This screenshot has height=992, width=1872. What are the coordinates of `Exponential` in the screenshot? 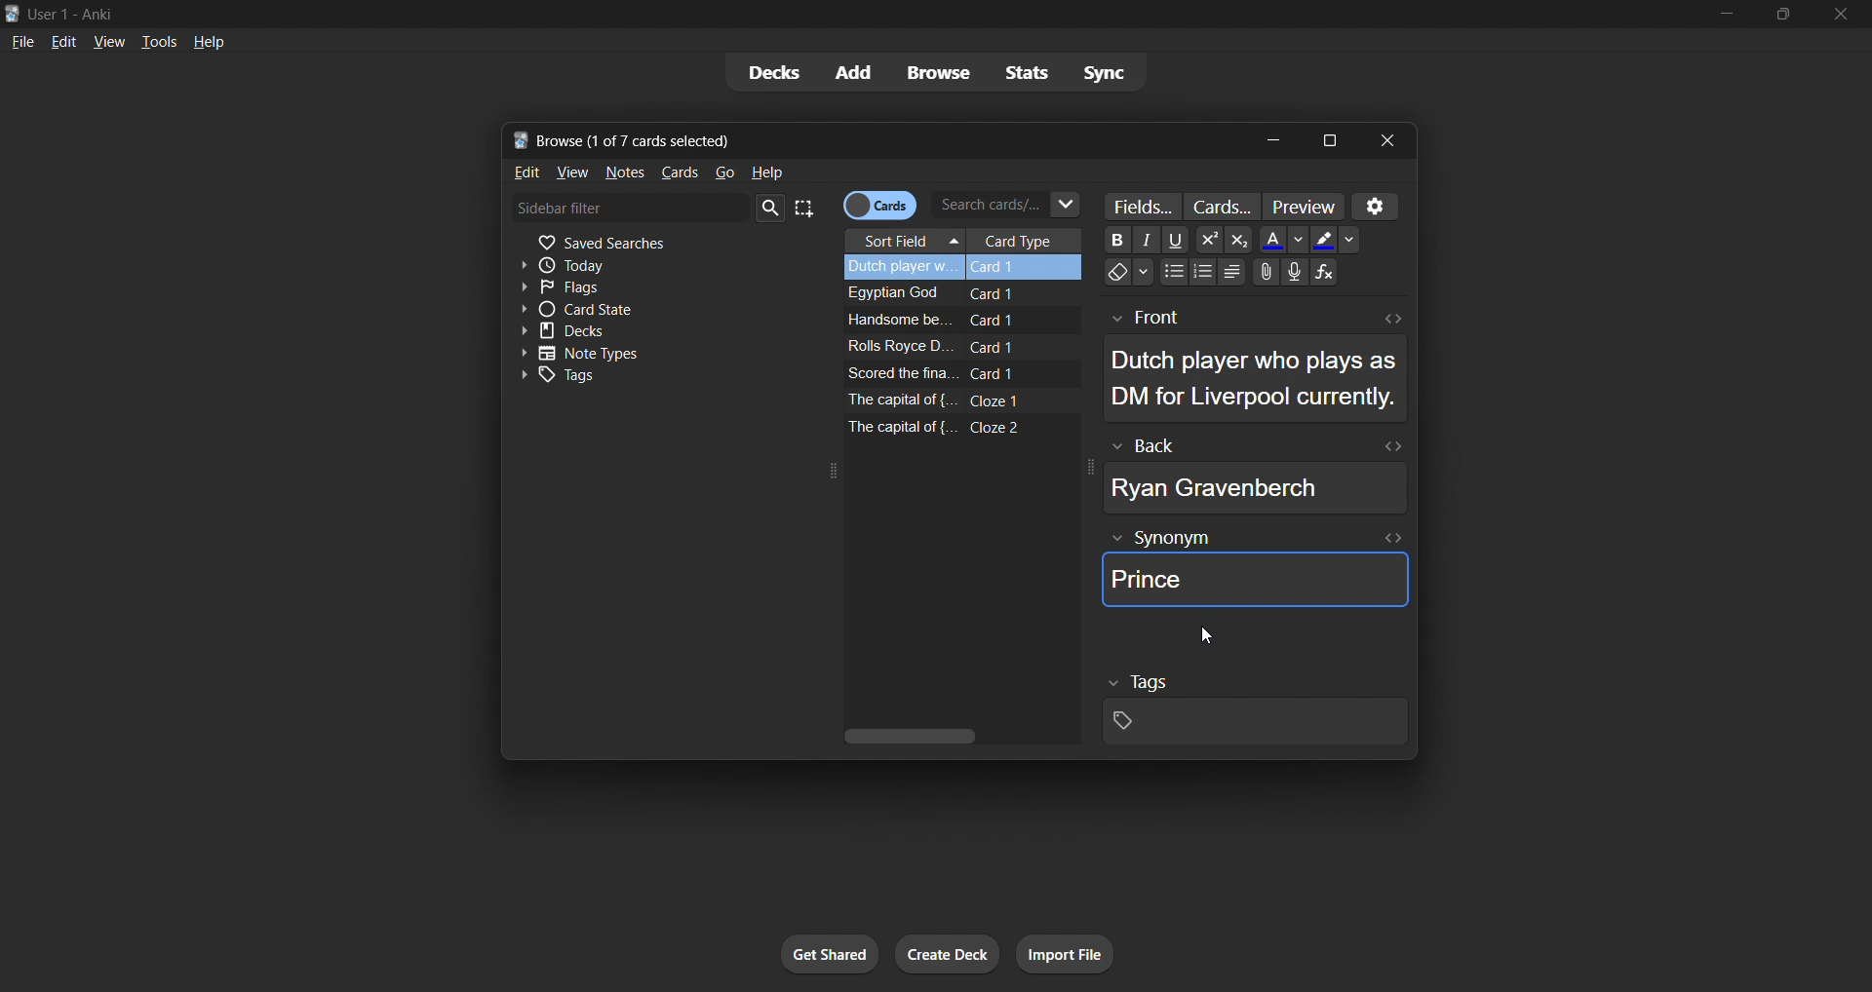 It's located at (1237, 238).